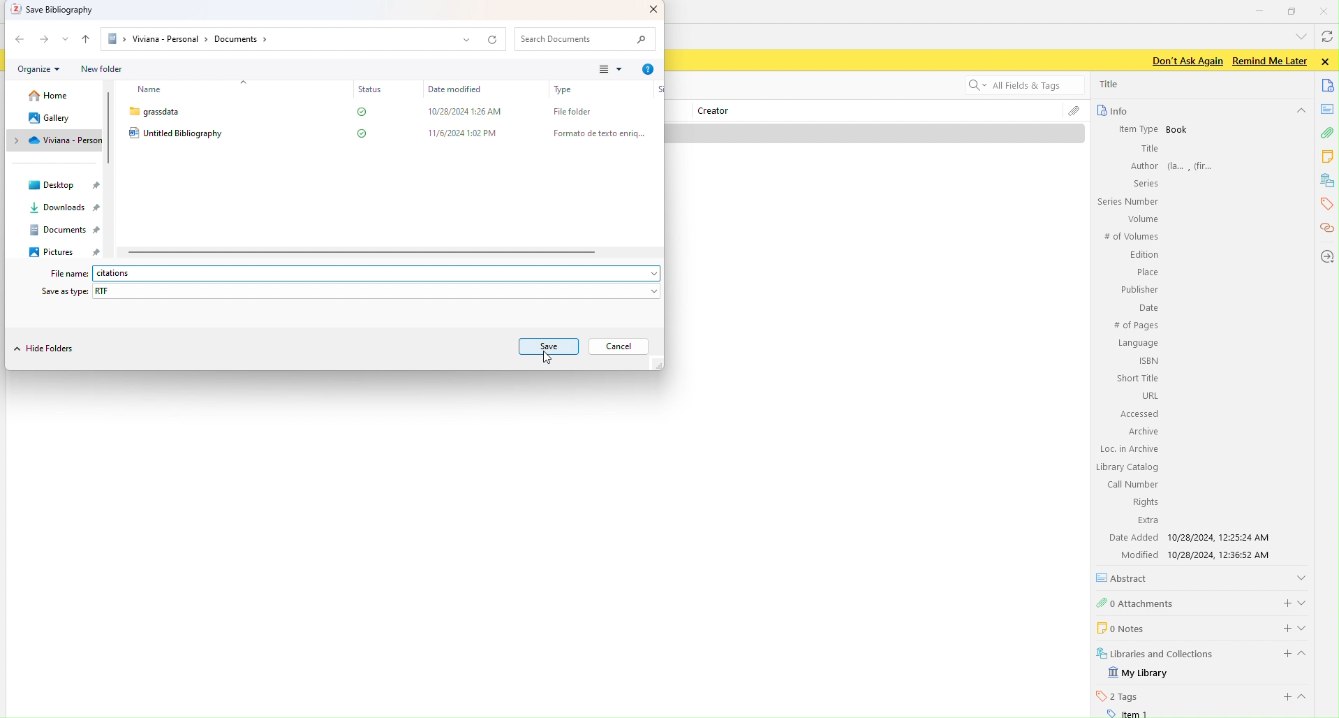 Image resolution: width=1339 pixels, height=718 pixels. I want to click on Remind Me Later, so click(1269, 61).